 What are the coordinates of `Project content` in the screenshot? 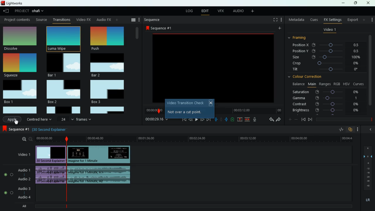 It's located at (17, 19).